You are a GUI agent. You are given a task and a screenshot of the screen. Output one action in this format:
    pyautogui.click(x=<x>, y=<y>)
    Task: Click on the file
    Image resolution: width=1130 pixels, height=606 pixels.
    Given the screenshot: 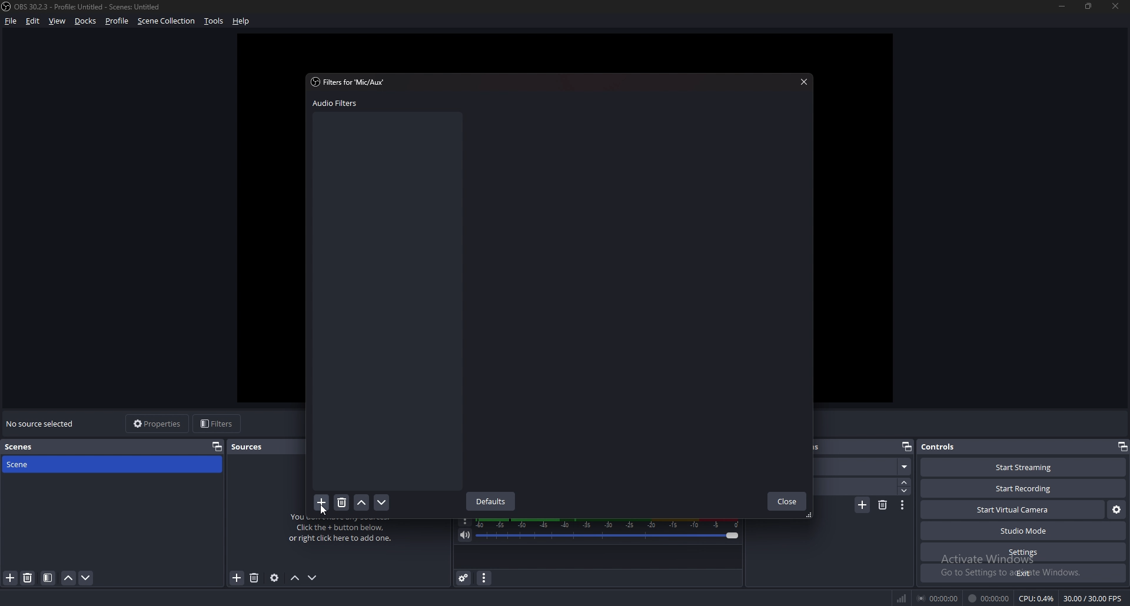 What is the action you would take?
    pyautogui.click(x=11, y=21)
    